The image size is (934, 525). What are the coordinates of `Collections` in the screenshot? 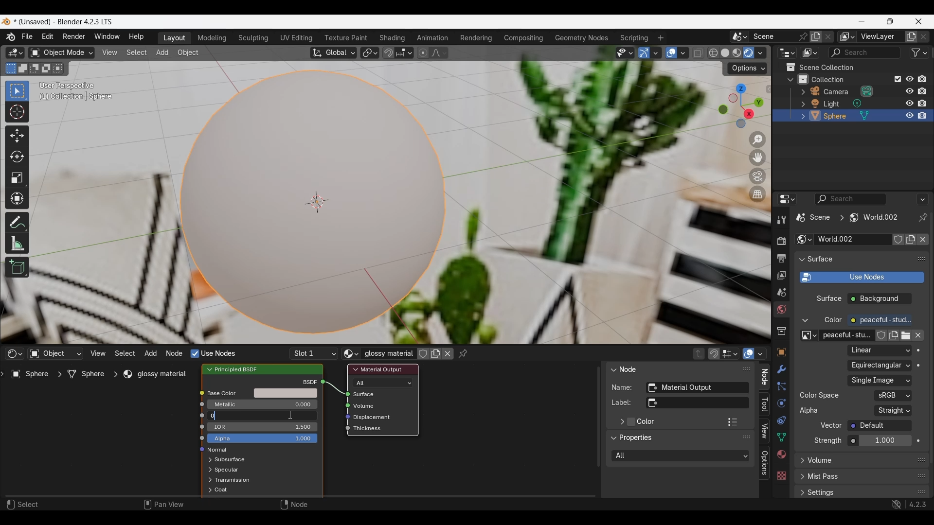 It's located at (803, 79).